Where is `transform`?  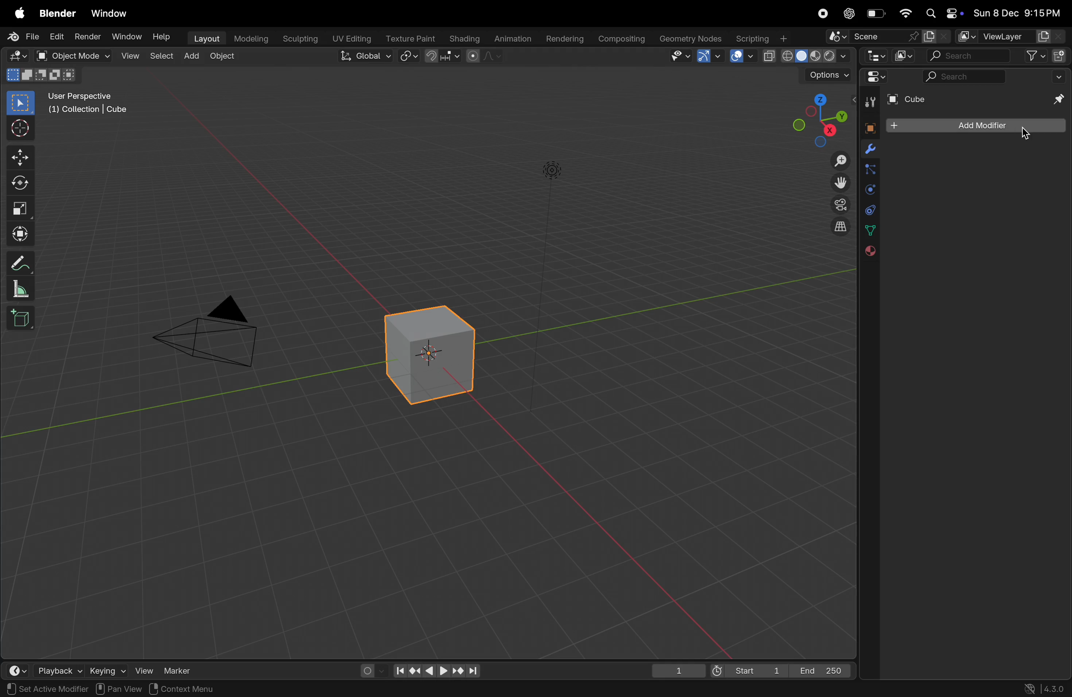
transform is located at coordinates (20, 233).